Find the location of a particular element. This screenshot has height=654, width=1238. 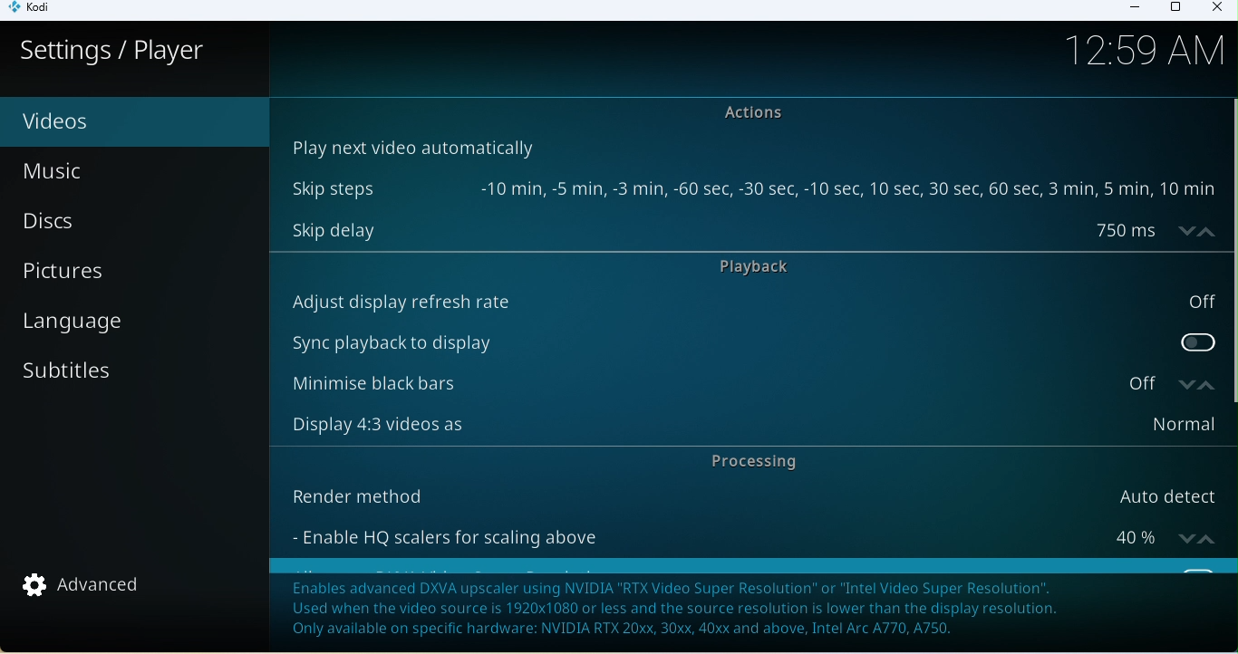

Skip steps is located at coordinates (750, 189).